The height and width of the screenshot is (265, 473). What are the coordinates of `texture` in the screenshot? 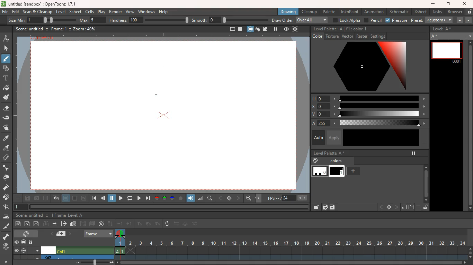 It's located at (332, 37).